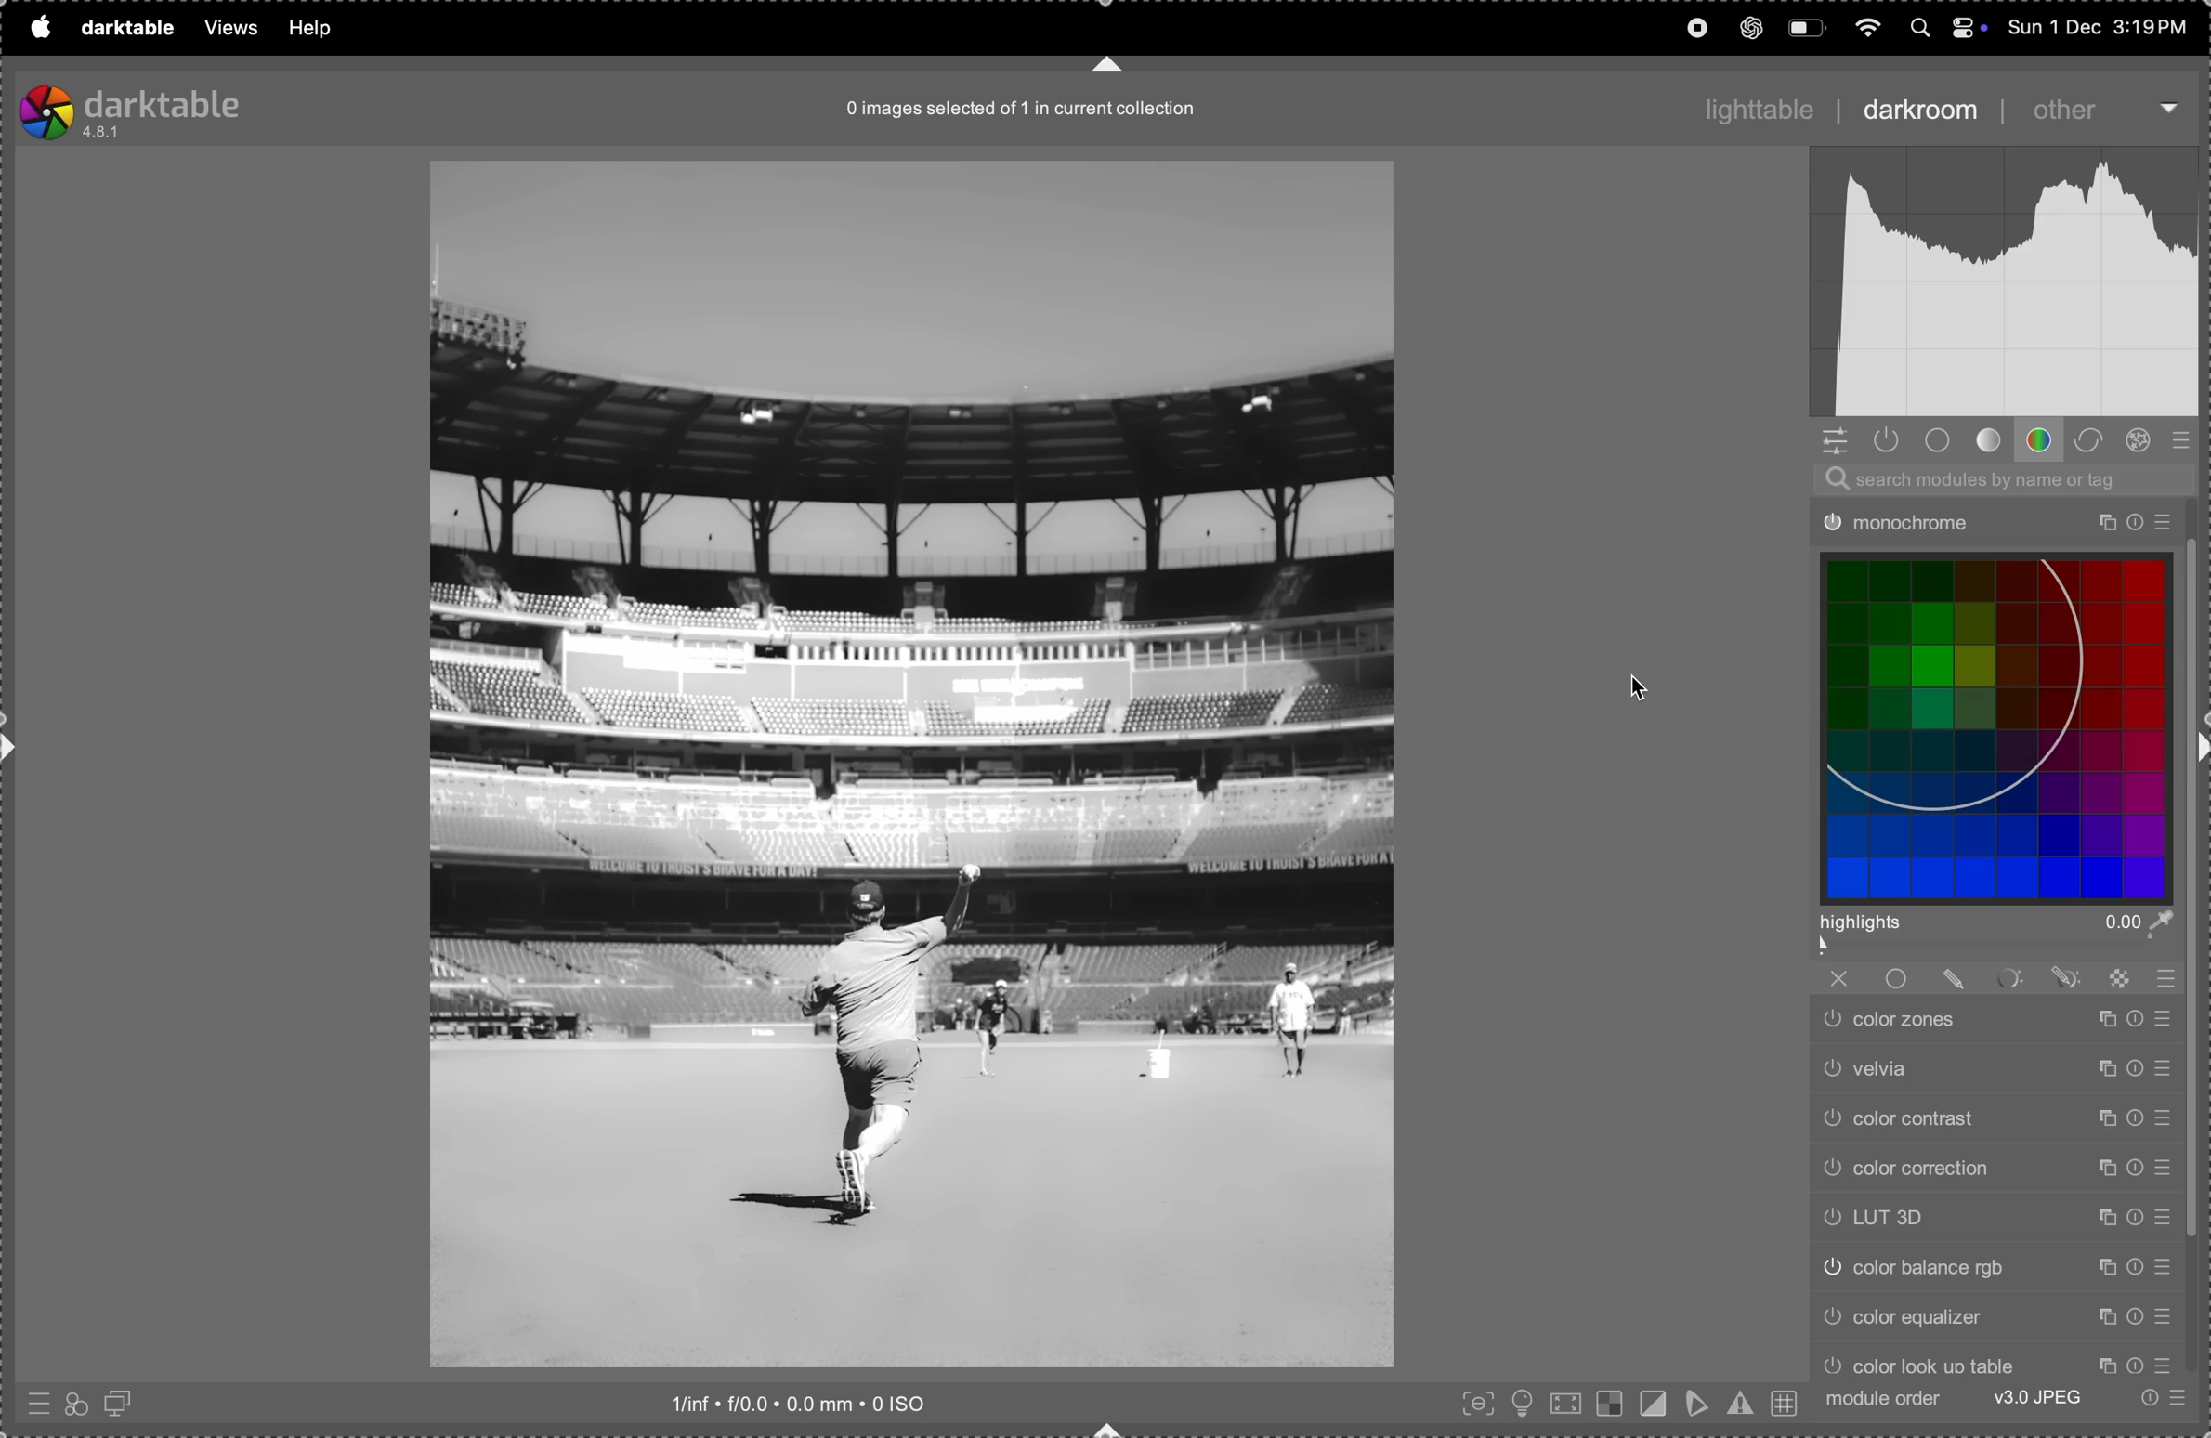 The image size is (2211, 1438). Describe the element at coordinates (2169, 104) in the screenshot. I see `options` at that location.